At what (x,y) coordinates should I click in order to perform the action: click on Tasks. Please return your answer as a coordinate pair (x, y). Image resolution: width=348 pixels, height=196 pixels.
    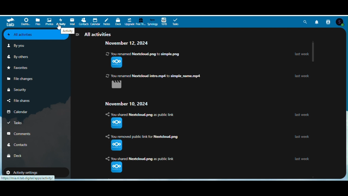
    Looking at the image, I should click on (175, 22).